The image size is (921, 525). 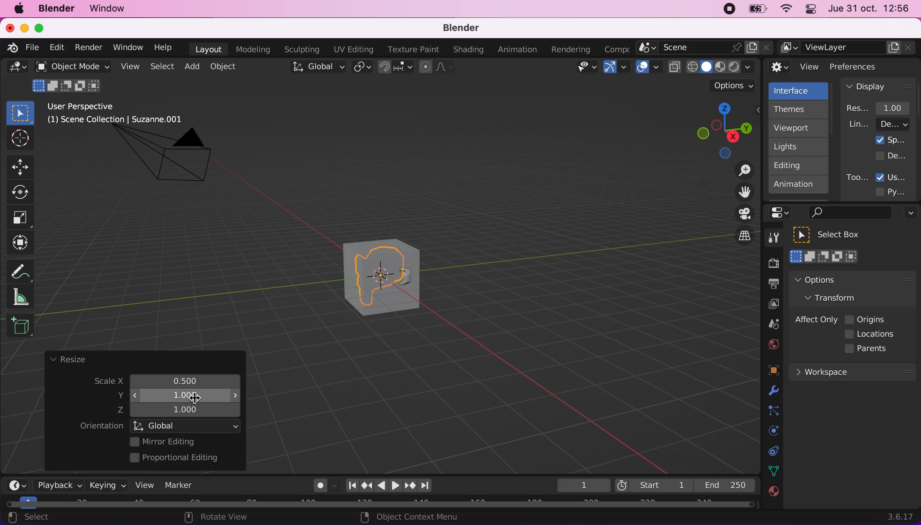 I want to click on object mode, so click(x=70, y=66).